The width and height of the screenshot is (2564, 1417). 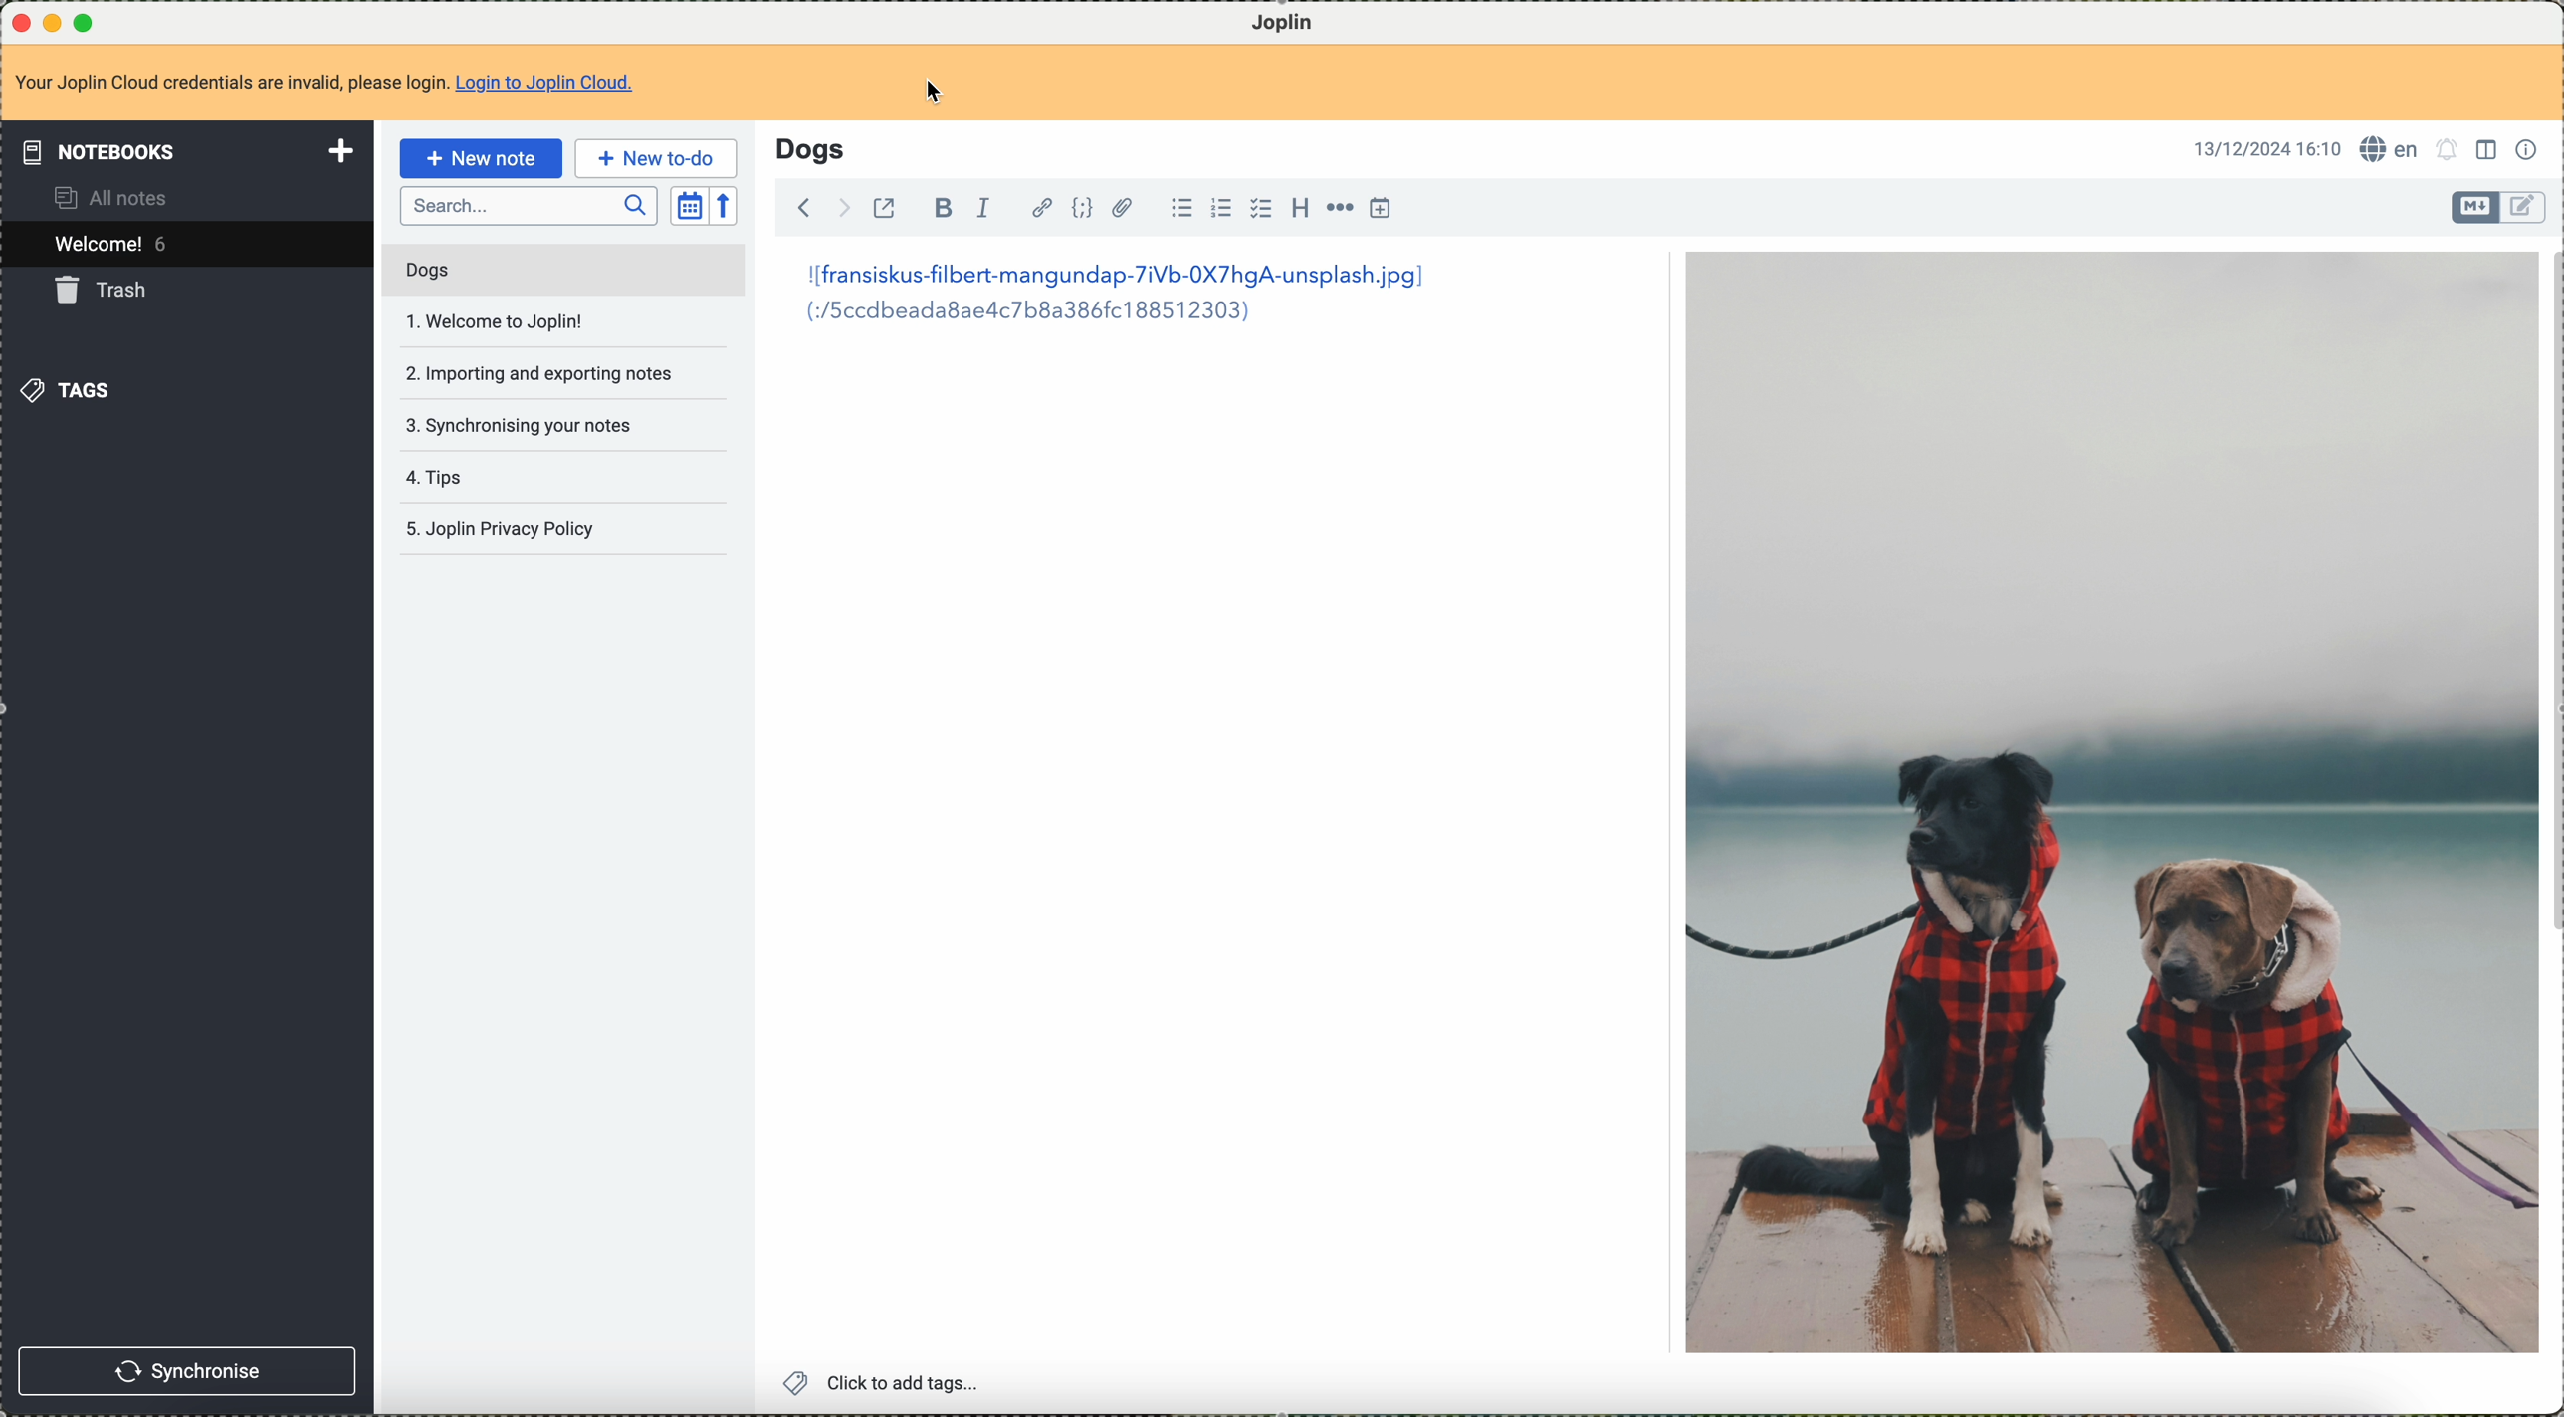 What do you see at coordinates (85, 19) in the screenshot?
I see `maximize` at bounding box center [85, 19].